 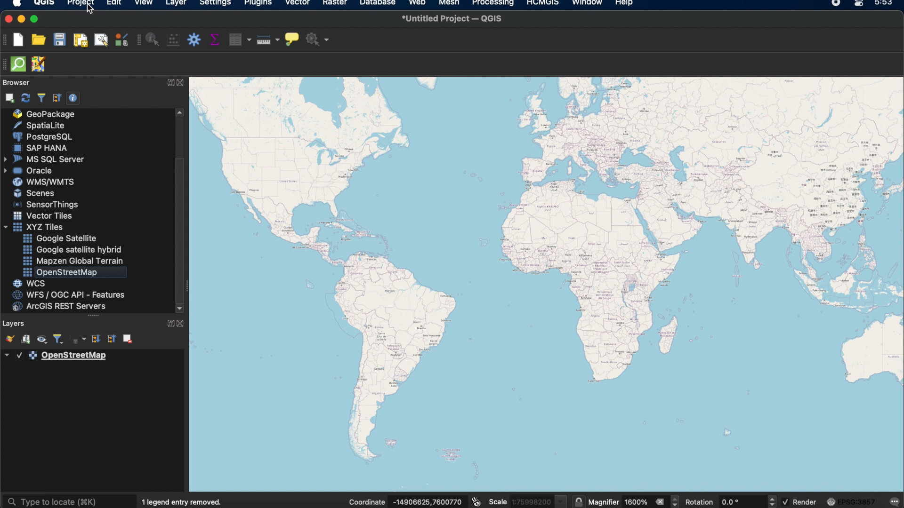 I want to click on maximize, so click(x=35, y=19).